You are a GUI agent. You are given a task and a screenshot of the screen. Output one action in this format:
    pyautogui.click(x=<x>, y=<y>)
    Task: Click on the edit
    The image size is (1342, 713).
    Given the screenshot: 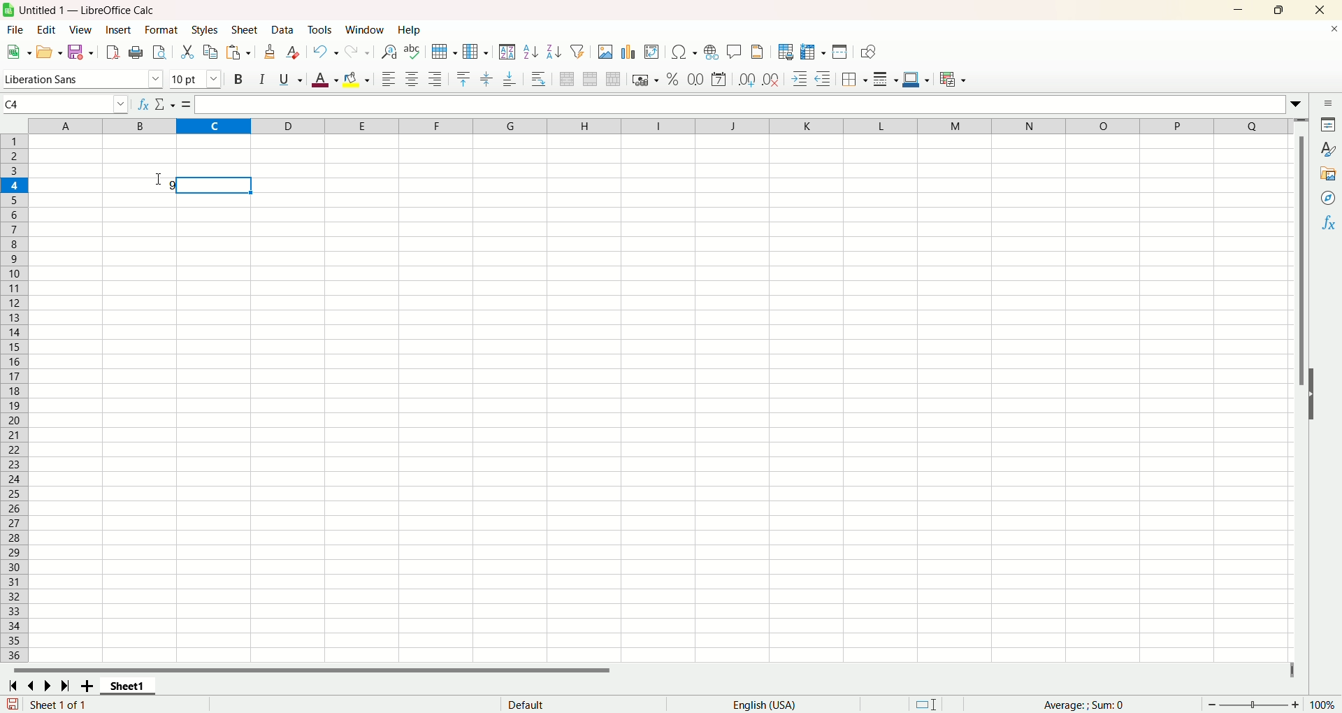 What is the action you would take?
    pyautogui.click(x=45, y=30)
    